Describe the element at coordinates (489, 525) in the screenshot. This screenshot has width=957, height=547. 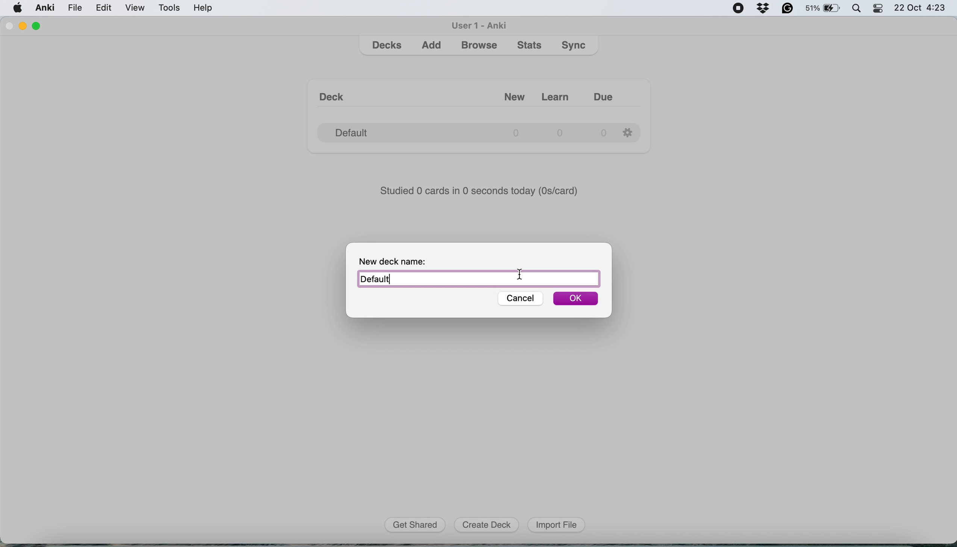
I see `create deck` at that location.